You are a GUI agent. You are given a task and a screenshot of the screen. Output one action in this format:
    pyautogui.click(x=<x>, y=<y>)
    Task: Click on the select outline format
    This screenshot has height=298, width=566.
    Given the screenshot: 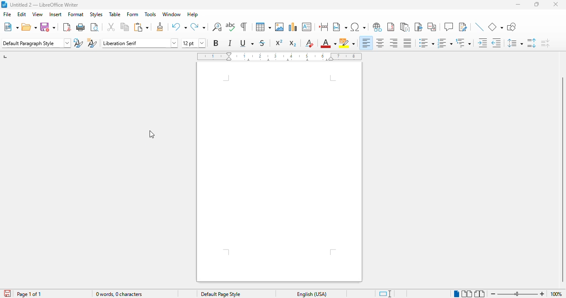 What is the action you would take?
    pyautogui.click(x=463, y=43)
    